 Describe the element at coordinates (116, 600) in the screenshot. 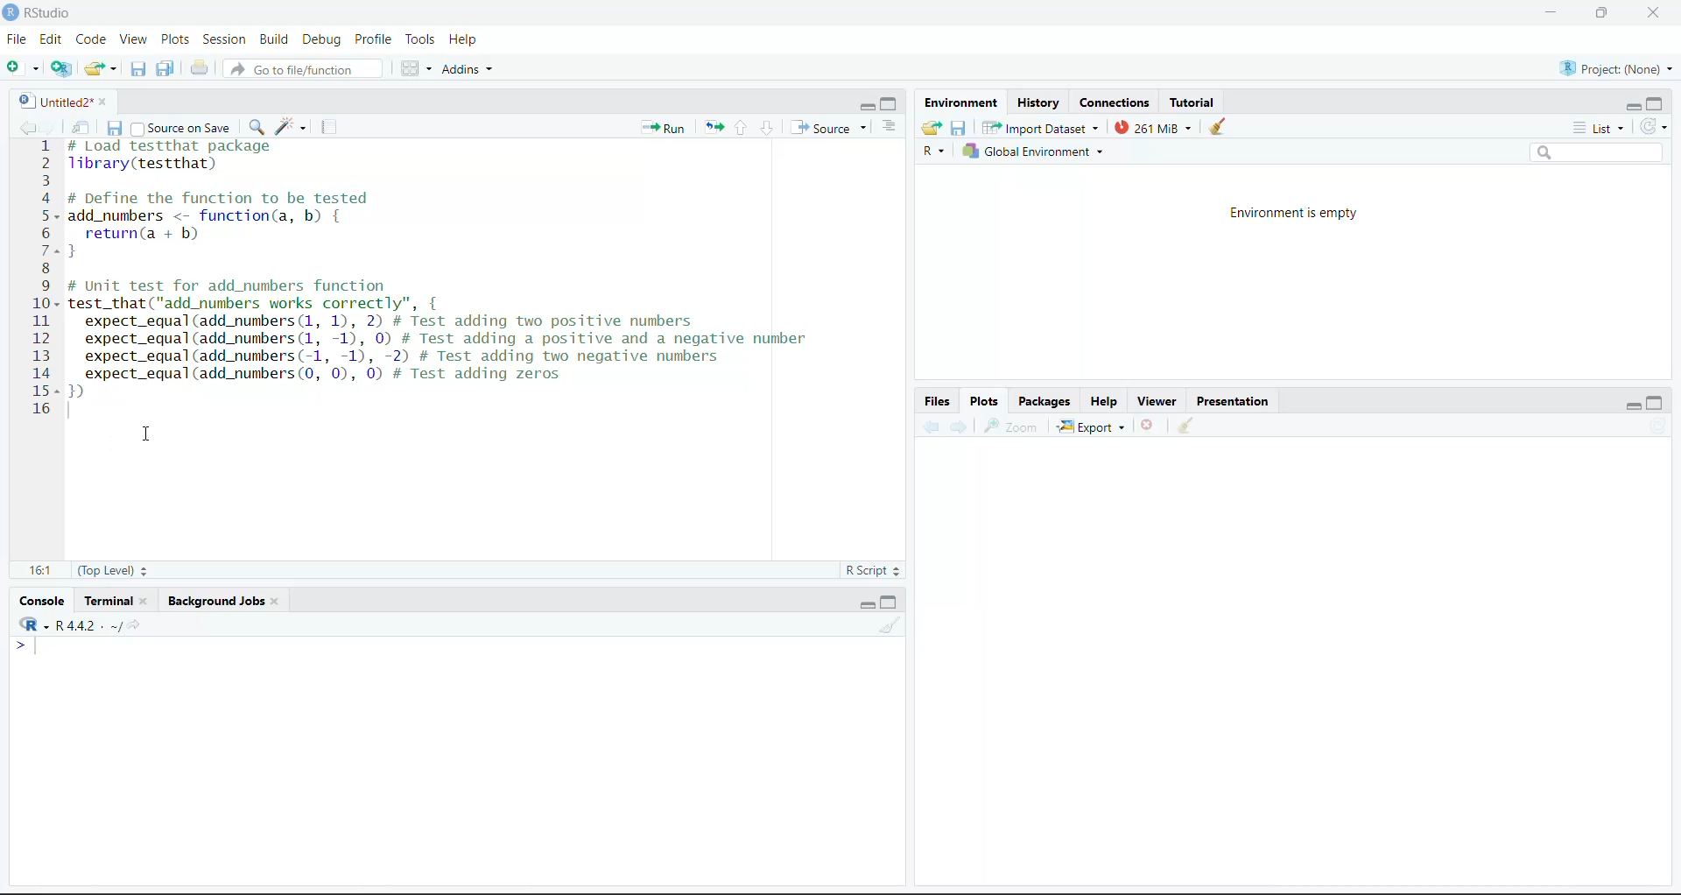

I see `Terminal` at that location.